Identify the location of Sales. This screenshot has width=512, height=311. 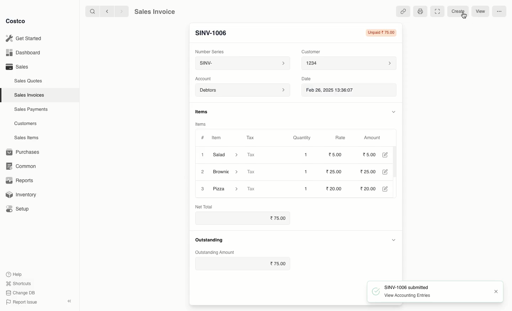
(17, 67).